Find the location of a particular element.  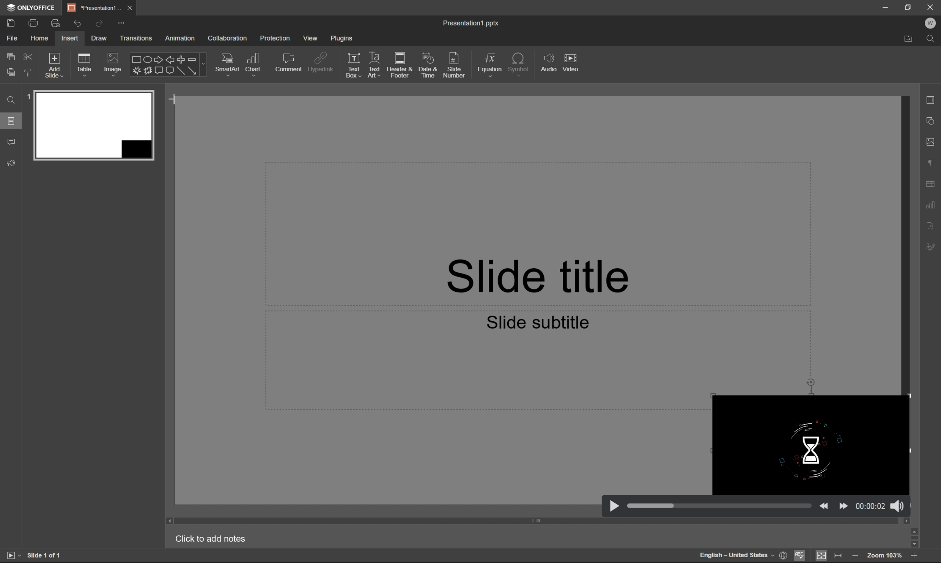

add slide is located at coordinates (55, 64).